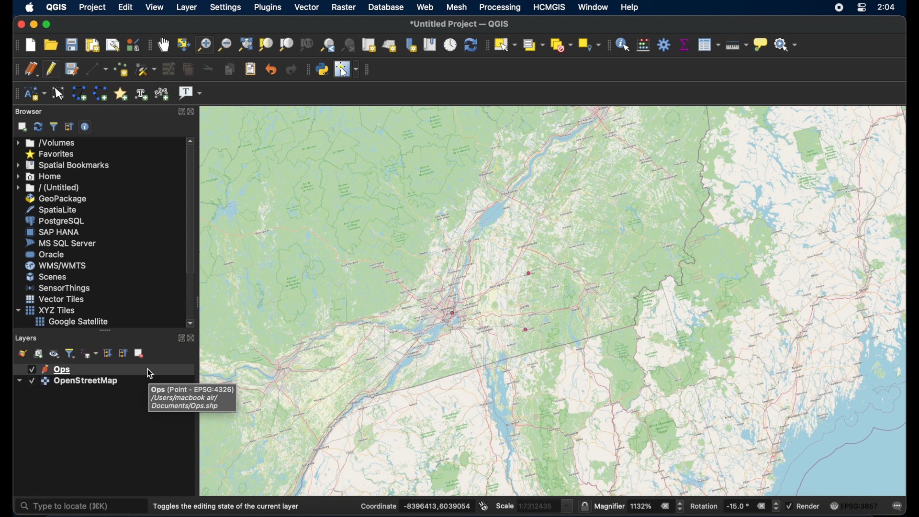 The width and height of the screenshot is (919, 517). I want to click on save project, so click(72, 44).